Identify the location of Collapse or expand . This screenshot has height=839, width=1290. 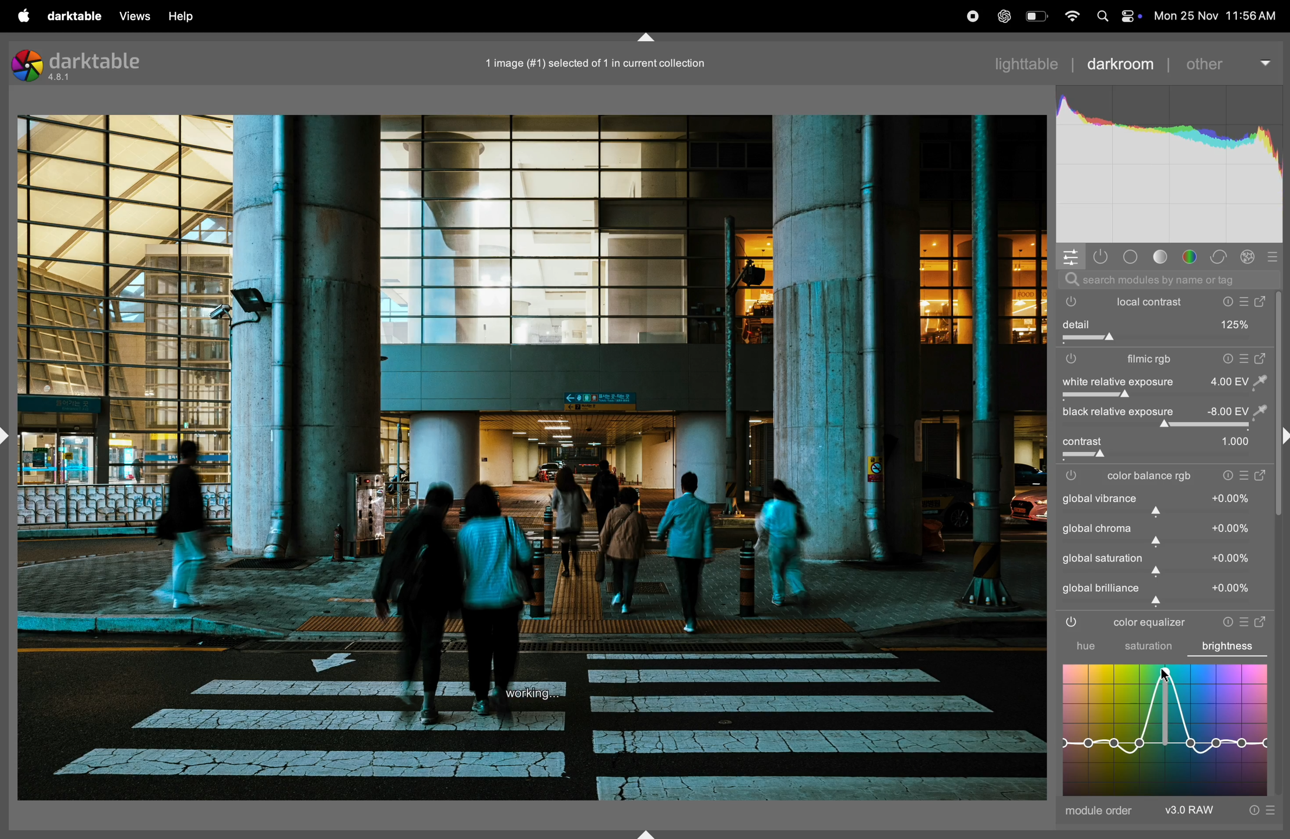
(648, 34).